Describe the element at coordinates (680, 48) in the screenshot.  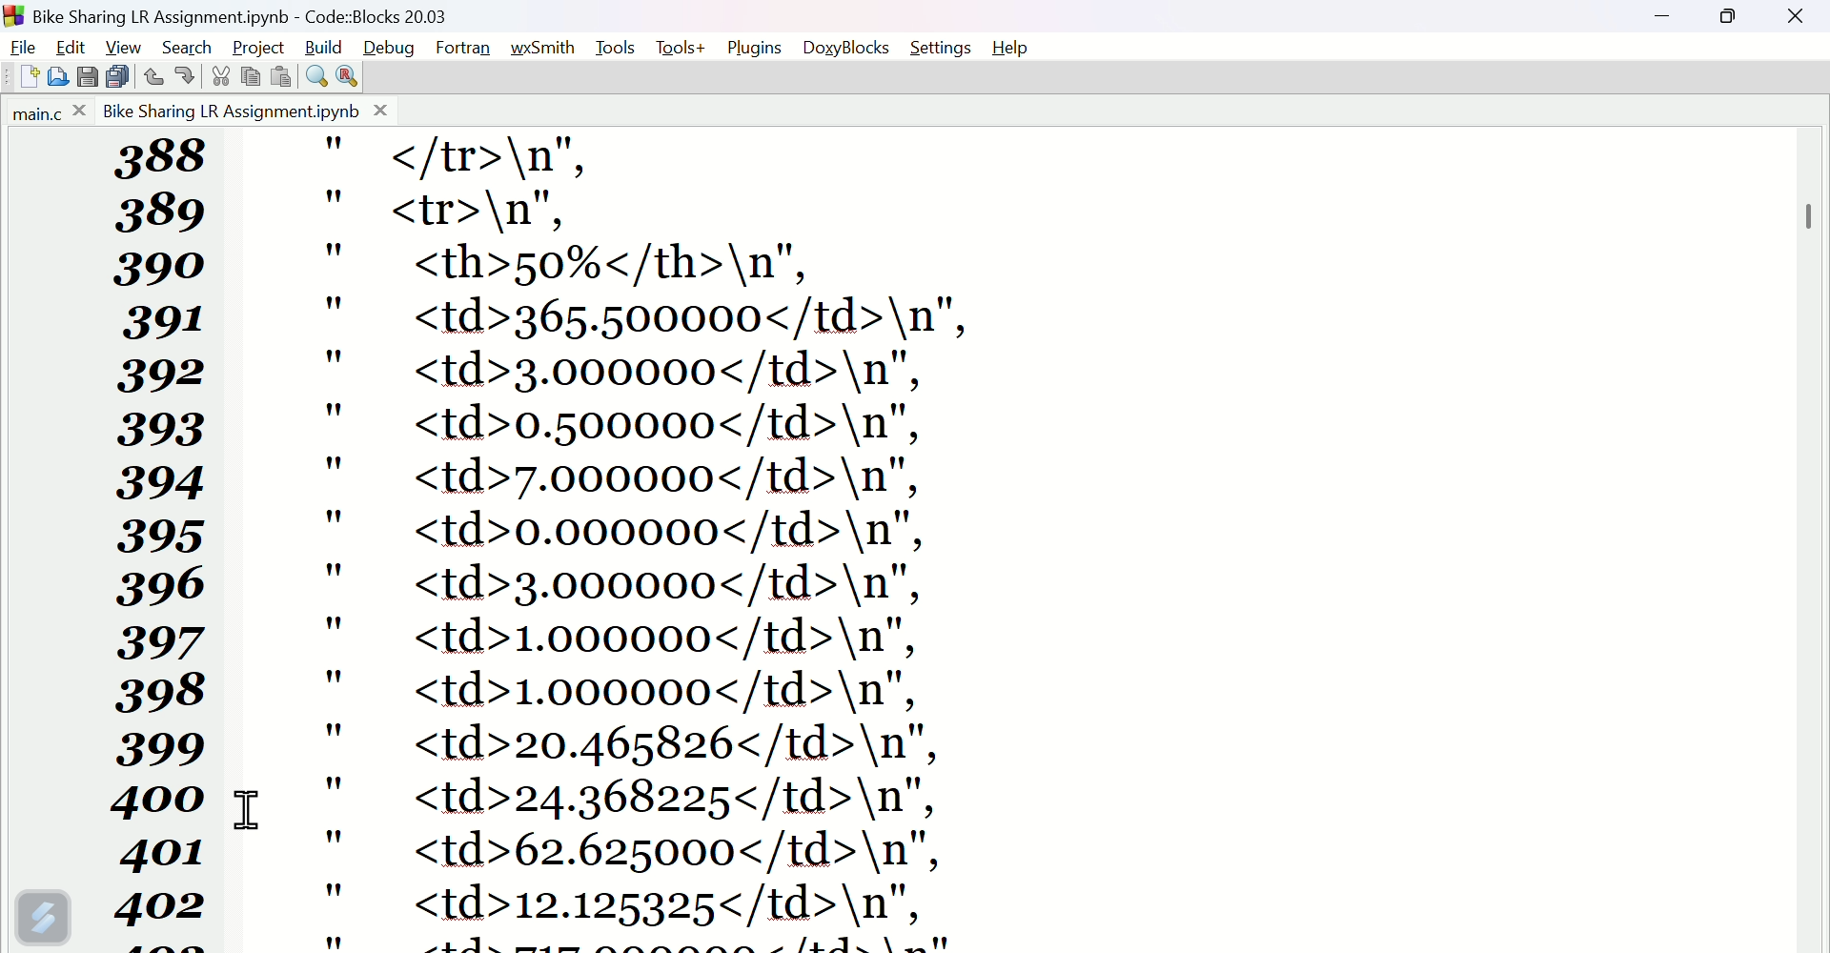
I see `Tools` at that location.